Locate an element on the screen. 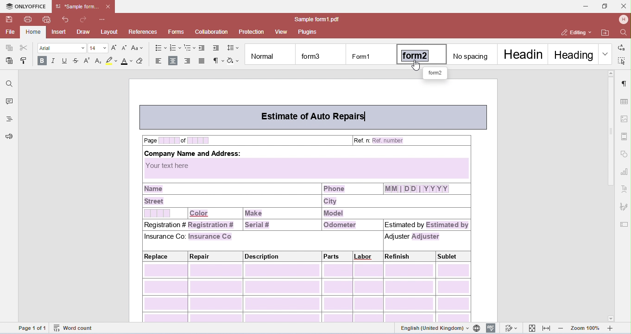 Image resolution: width=631 pixels, height=334 pixels. fit to width is located at coordinates (547, 328).